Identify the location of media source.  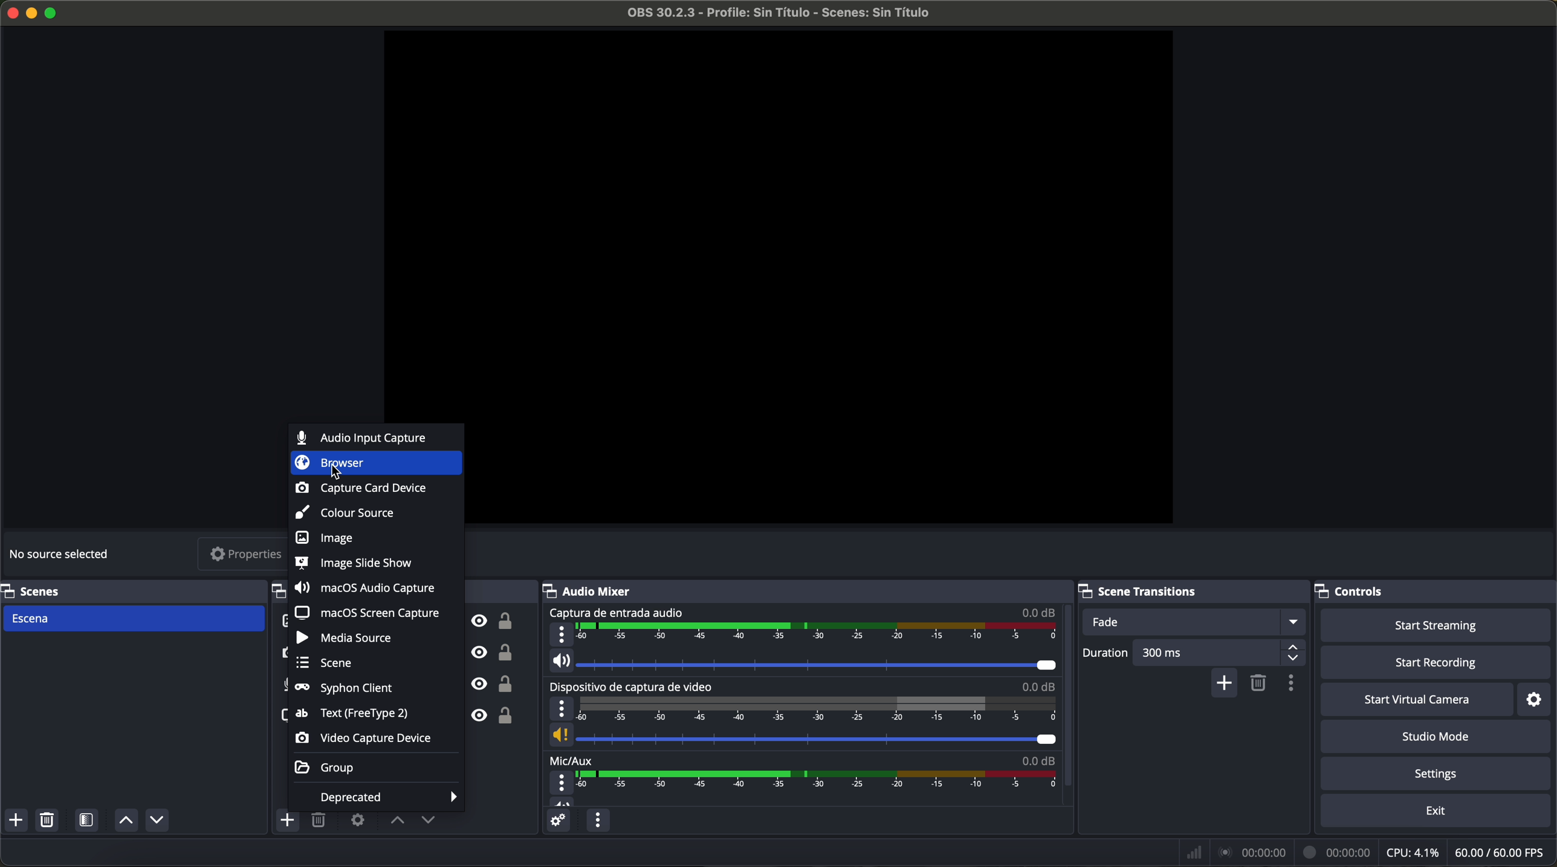
(345, 639).